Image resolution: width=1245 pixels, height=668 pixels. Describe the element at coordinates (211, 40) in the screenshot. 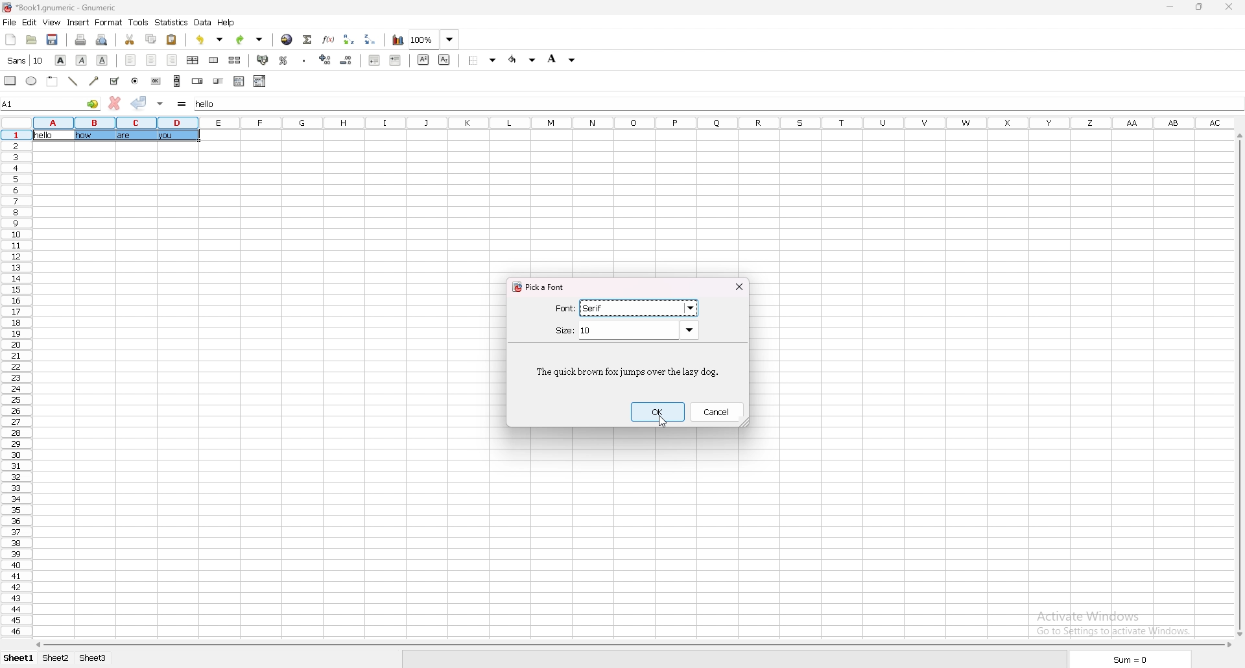

I see `undo` at that location.